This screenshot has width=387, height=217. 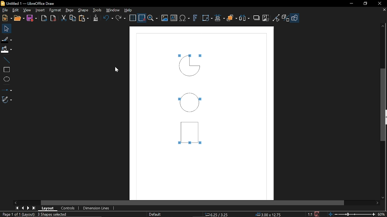 I want to click on Line, so click(x=5, y=59).